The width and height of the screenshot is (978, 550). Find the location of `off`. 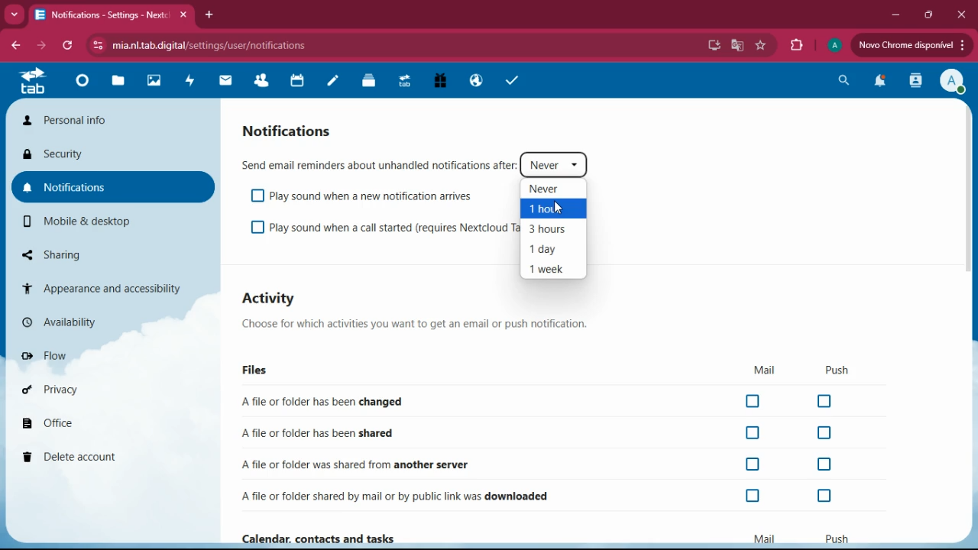

off is located at coordinates (824, 464).